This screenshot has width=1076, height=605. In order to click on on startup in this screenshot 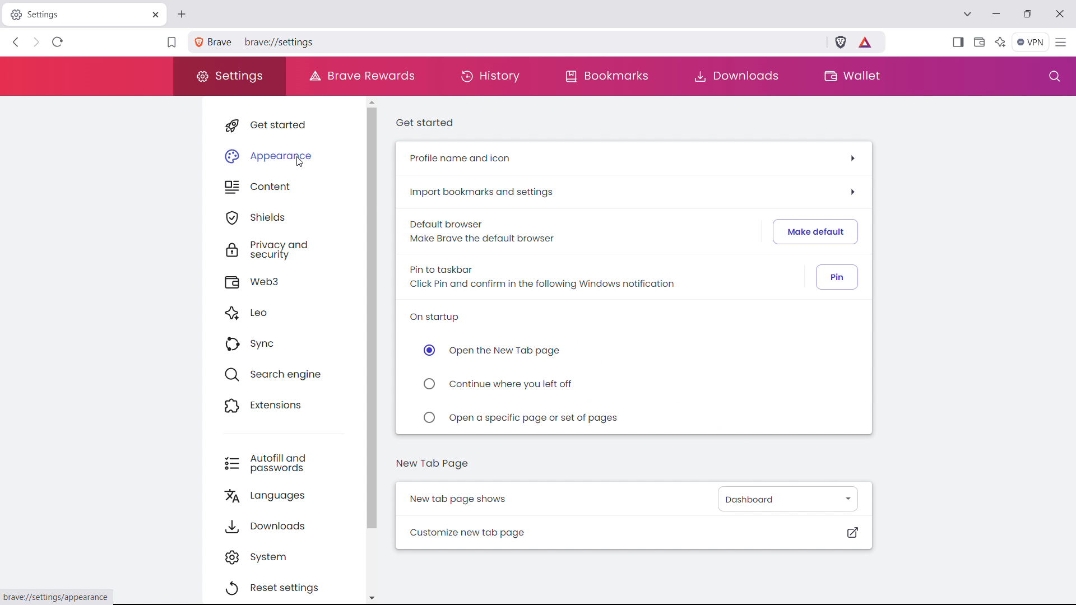, I will do `click(433, 318)`.